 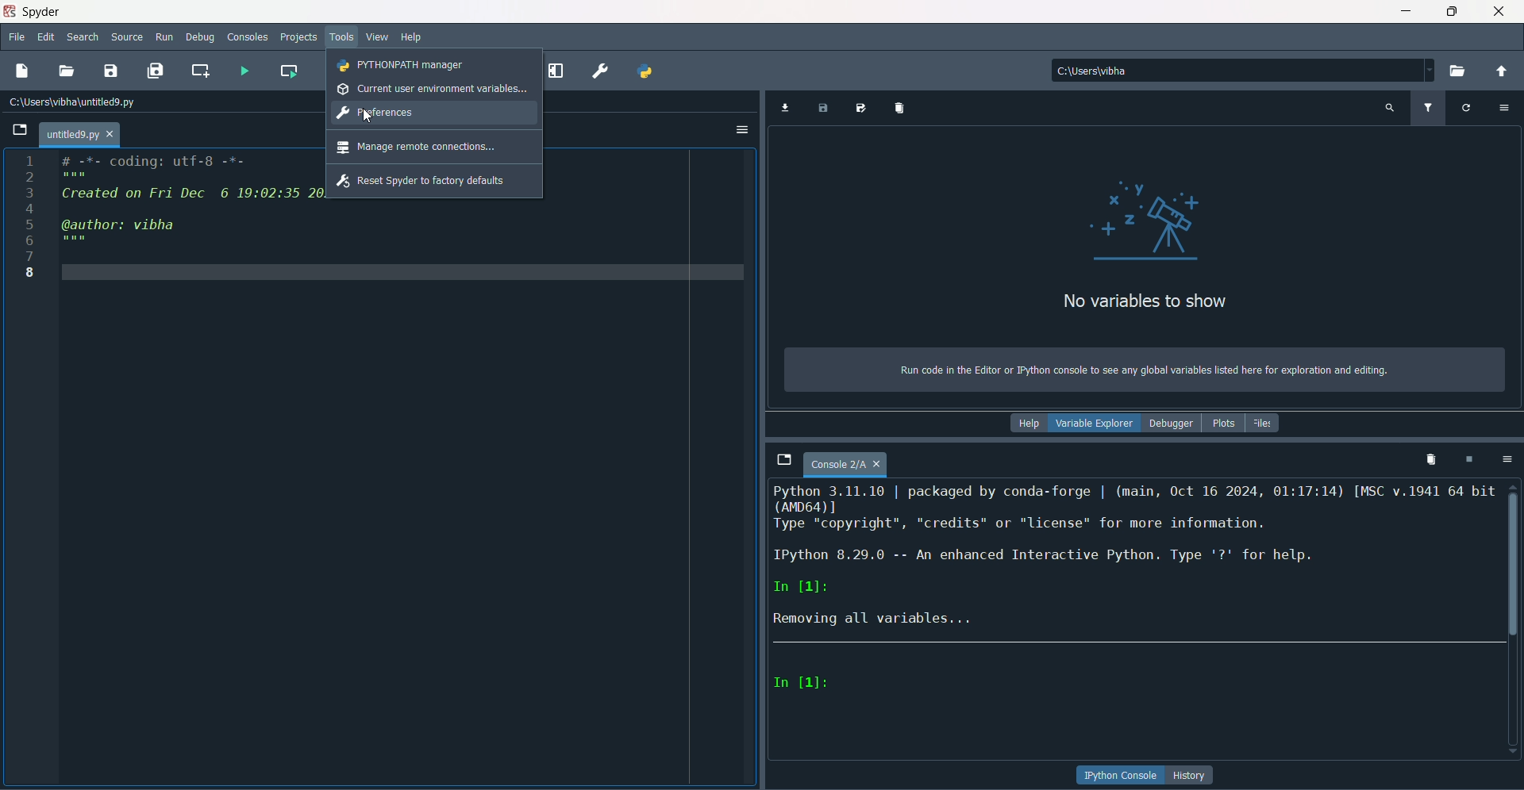 What do you see at coordinates (67, 71) in the screenshot?
I see `open file` at bounding box center [67, 71].